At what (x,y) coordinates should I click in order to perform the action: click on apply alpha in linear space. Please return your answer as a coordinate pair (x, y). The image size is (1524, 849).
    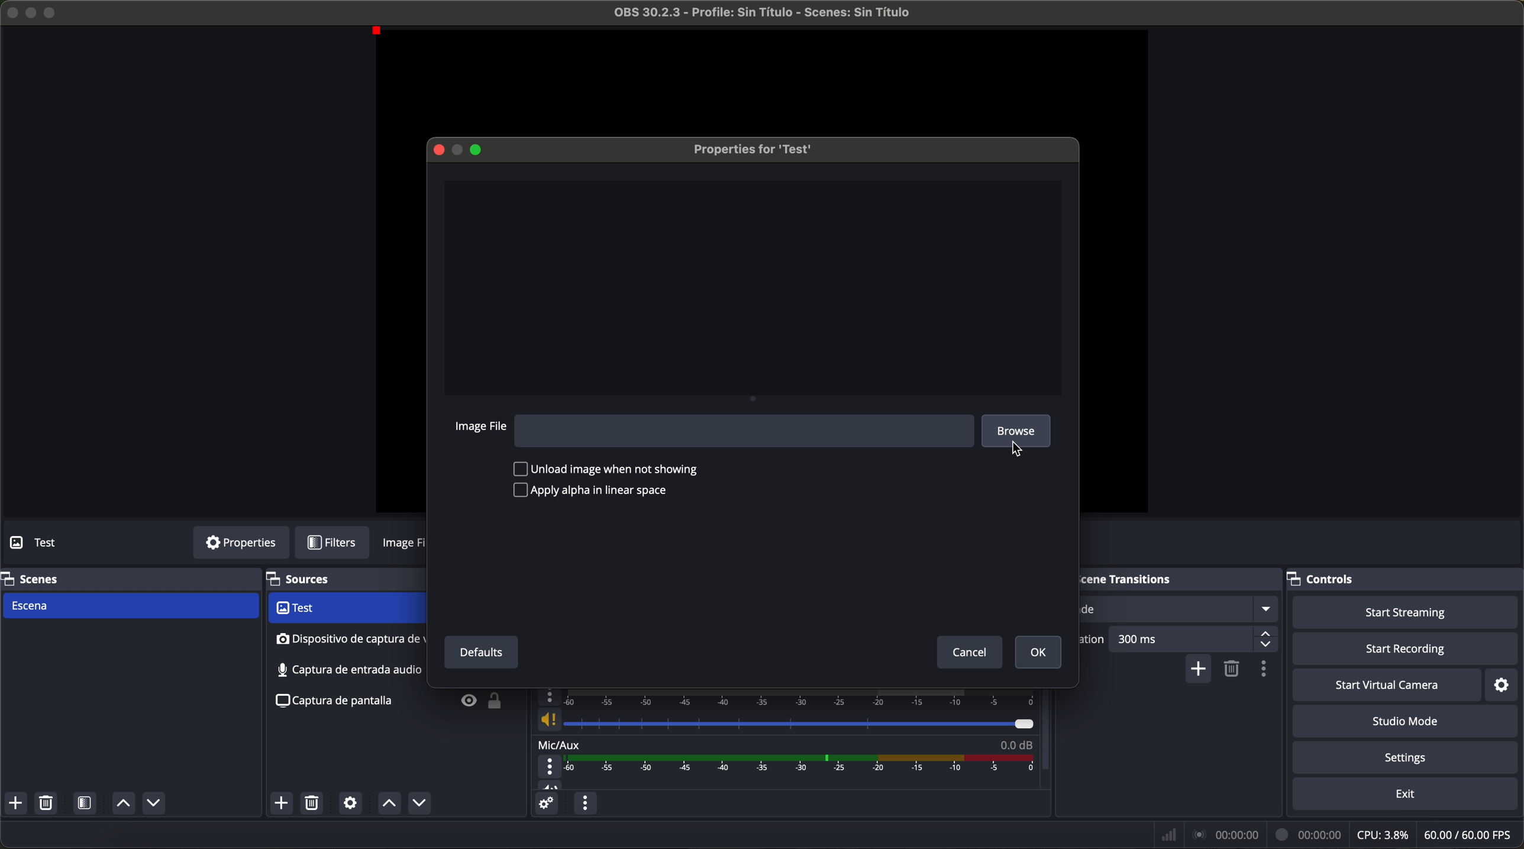
    Looking at the image, I should click on (590, 491).